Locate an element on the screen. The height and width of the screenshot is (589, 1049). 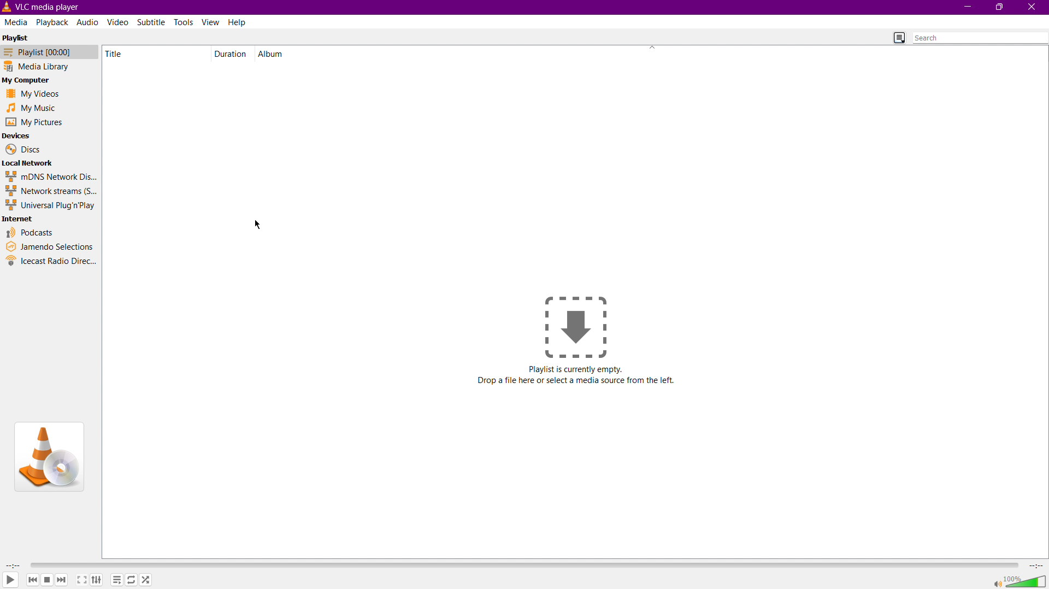
Internet  is located at coordinates (20, 219).